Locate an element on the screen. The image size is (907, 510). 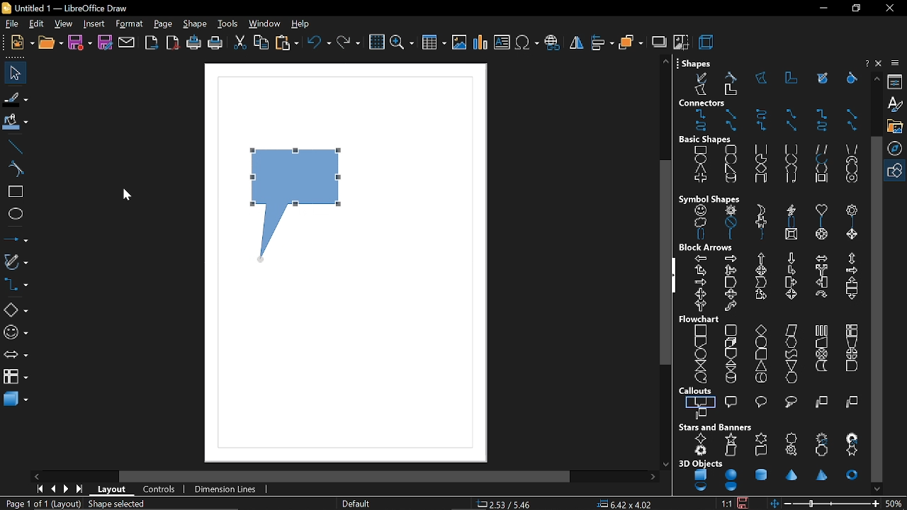
connector ends with arrow is located at coordinates (702, 114).